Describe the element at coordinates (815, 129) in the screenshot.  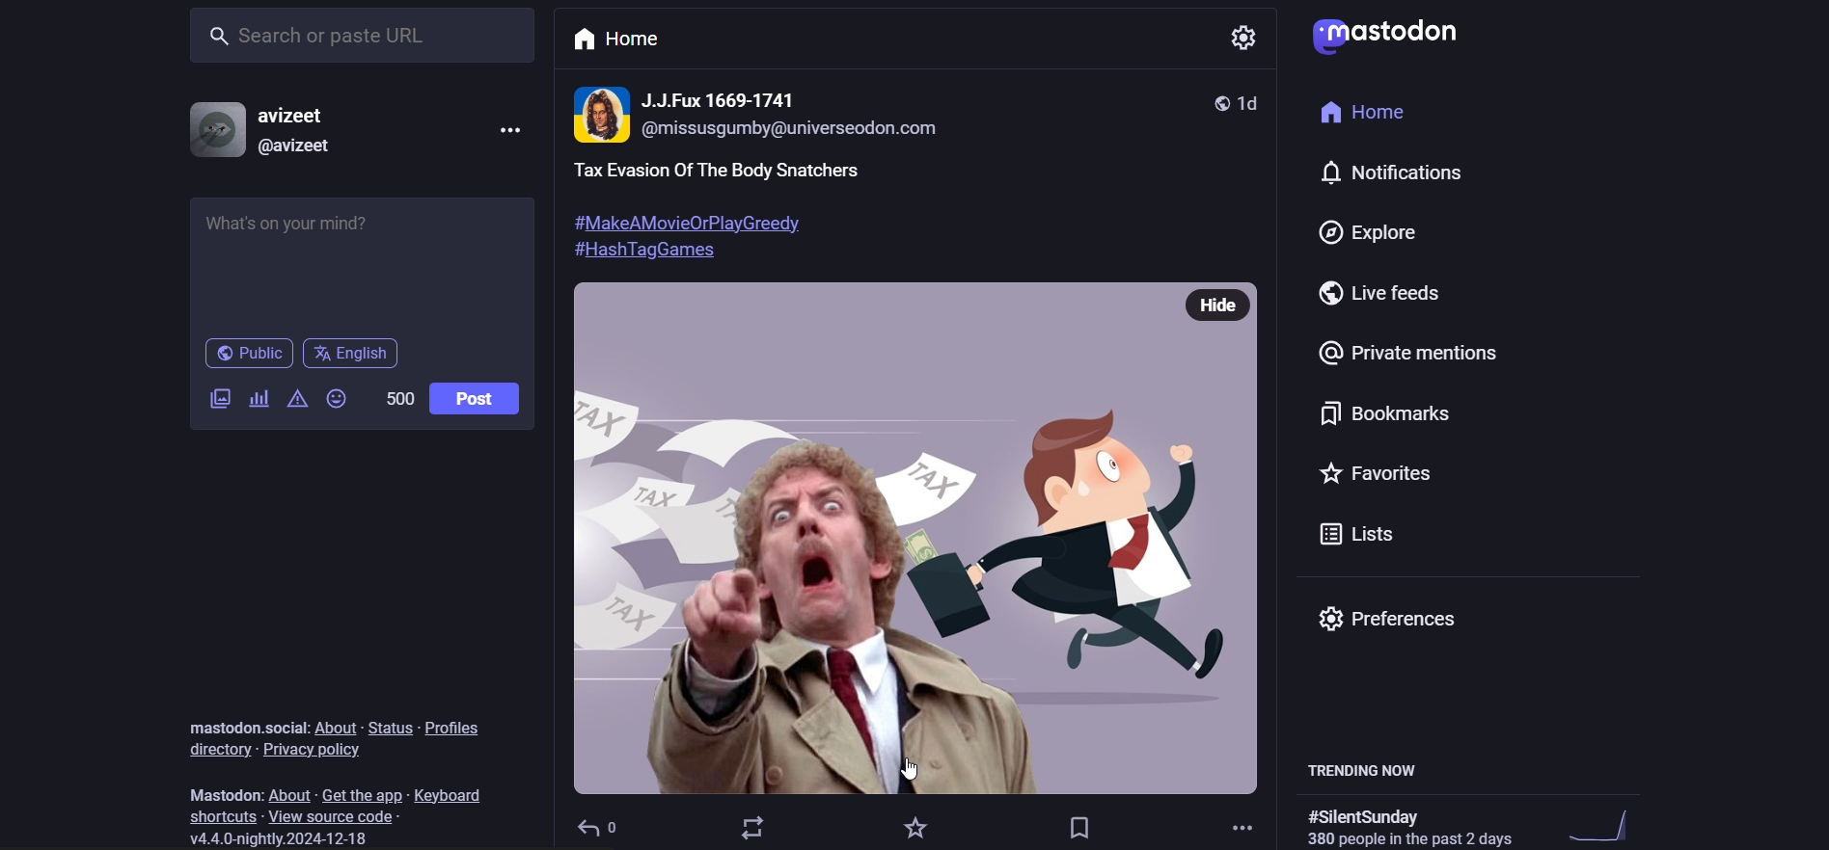
I see `@missusgumby@universeodon.com` at that location.